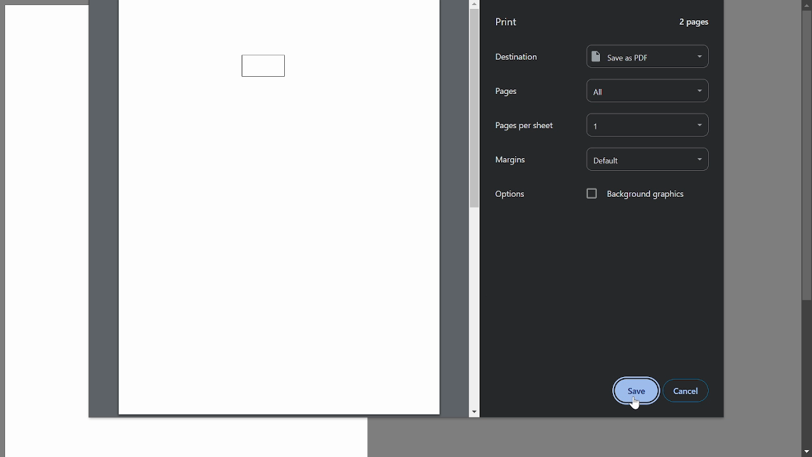 This screenshot has height=457, width=812. What do you see at coordinates (473, 211) in the screenshot?
I see `scroll bar` at bounding box center [473, 211].